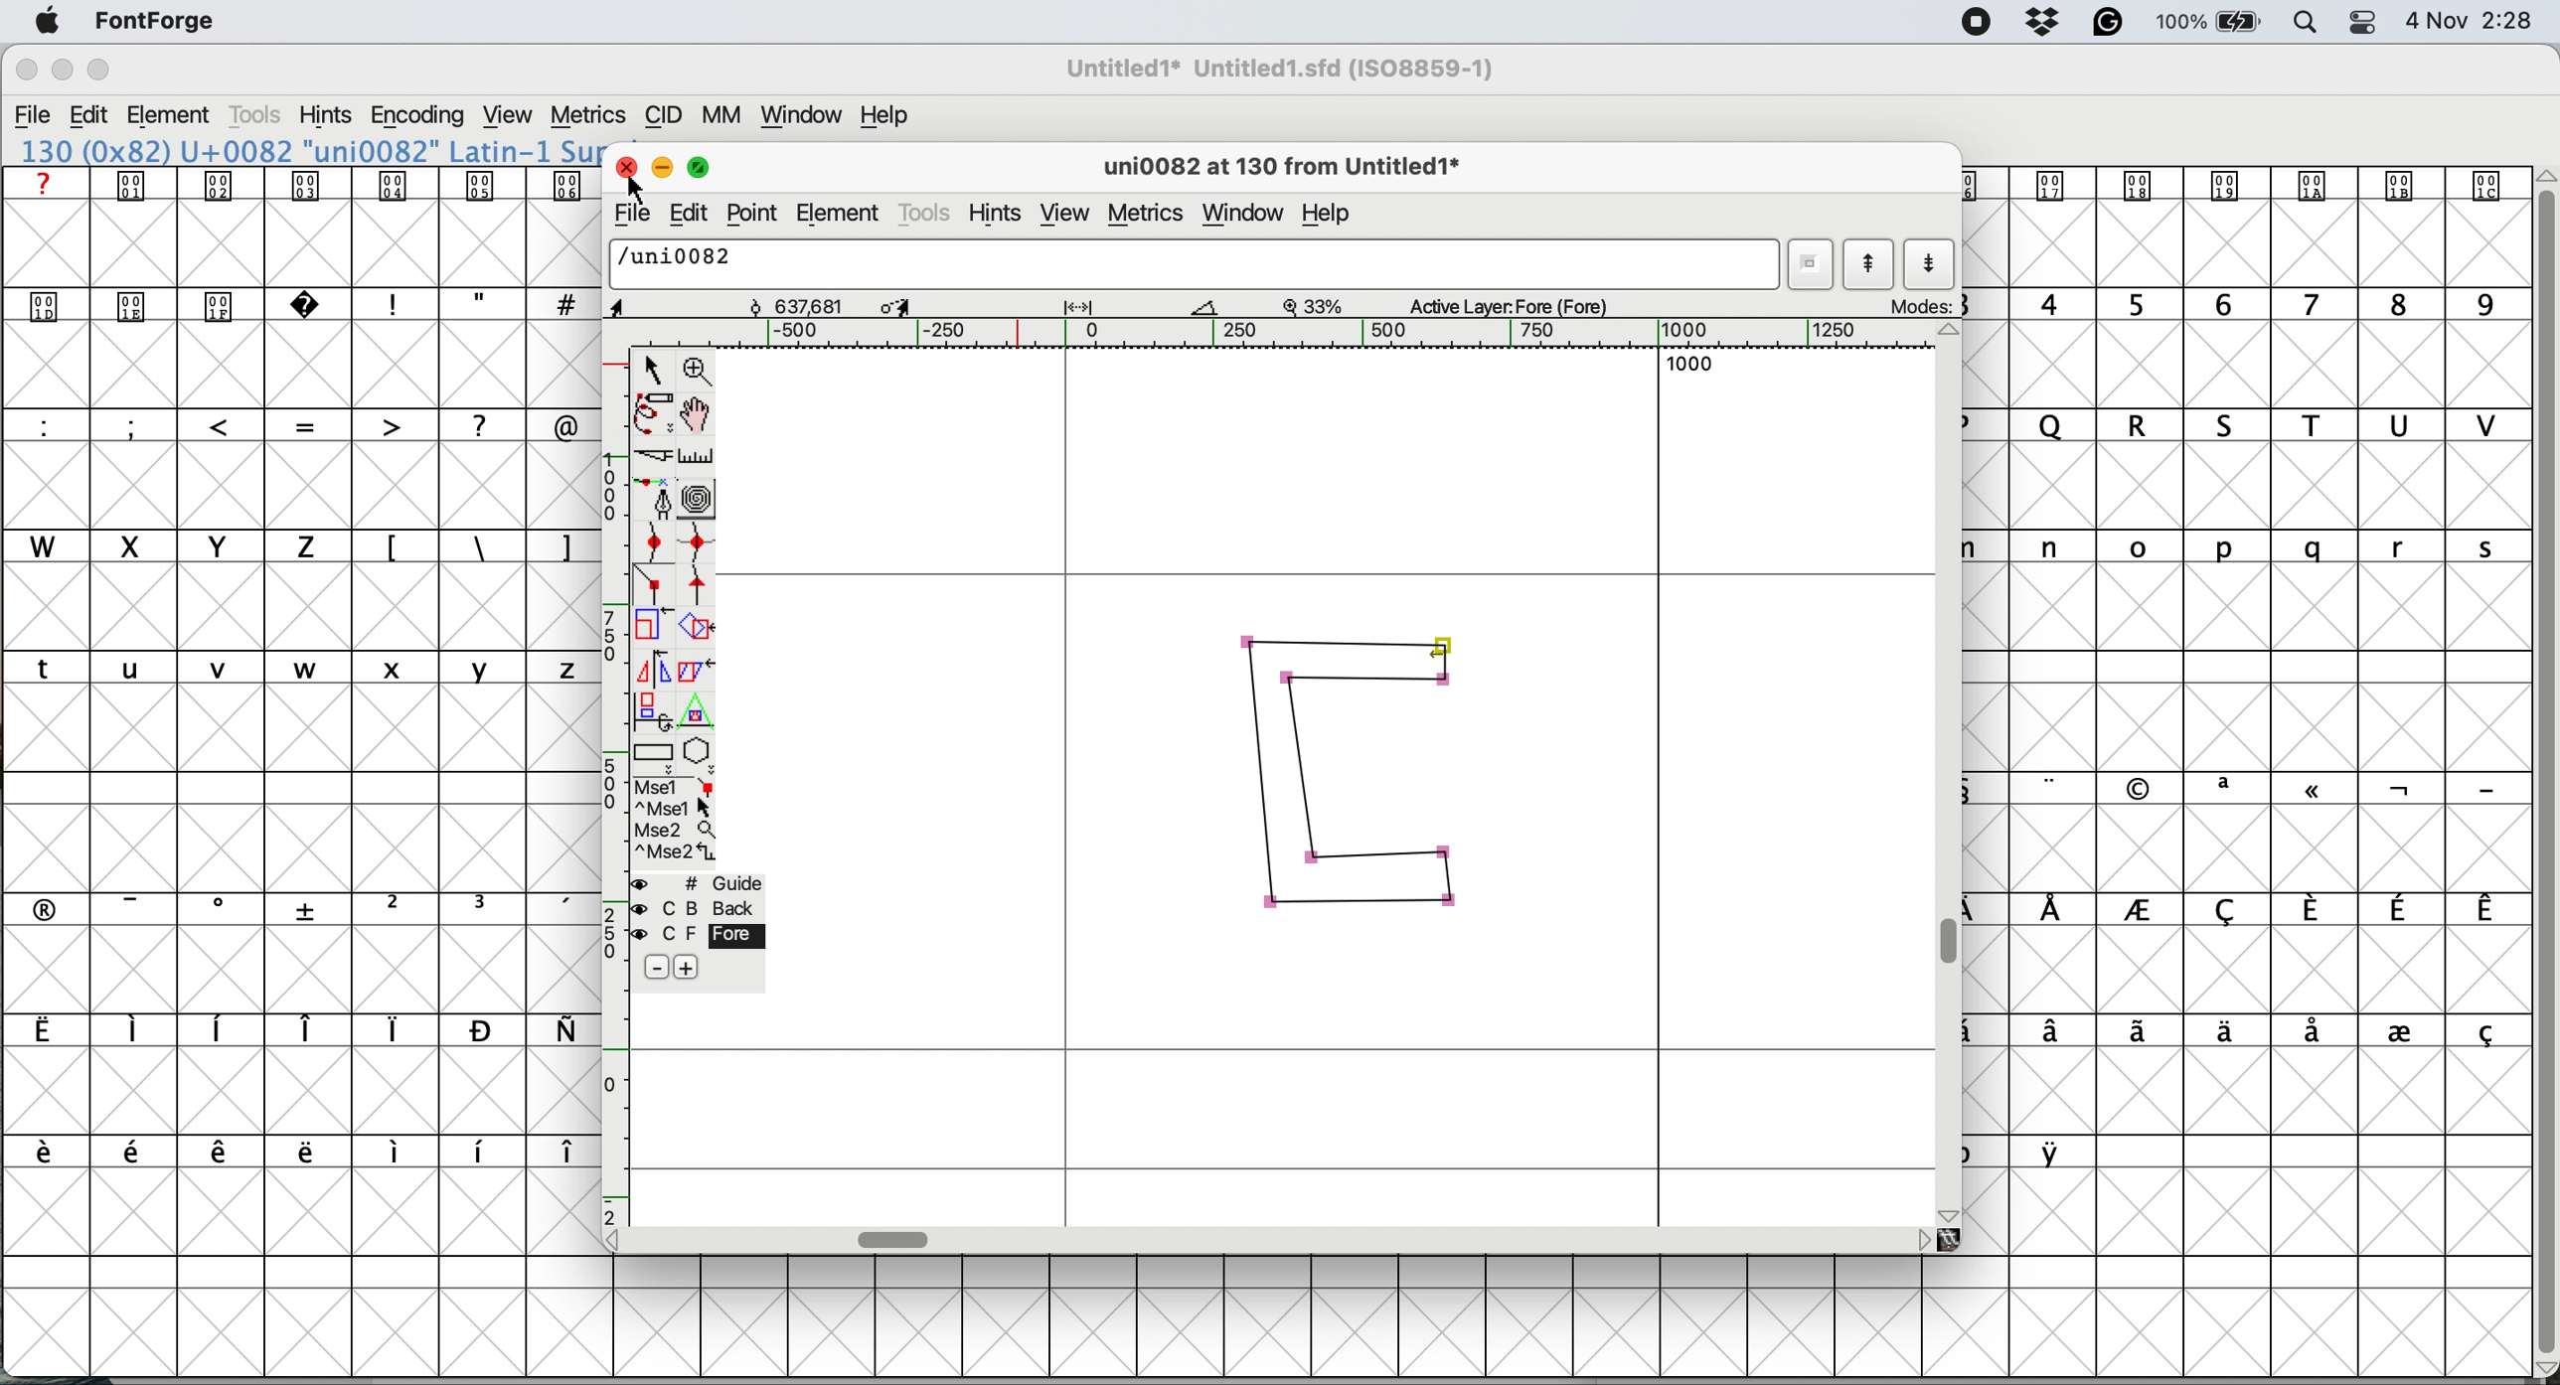 The width and height of the screenshot is (2560, 1385). I want to click on symbols, so click(2270, 910).